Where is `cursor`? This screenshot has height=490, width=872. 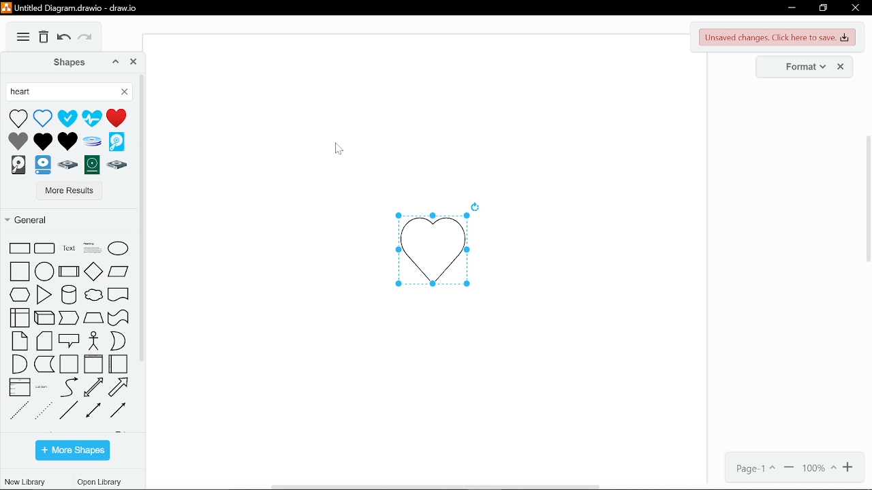
cursor is located at coordinates (337, 150).